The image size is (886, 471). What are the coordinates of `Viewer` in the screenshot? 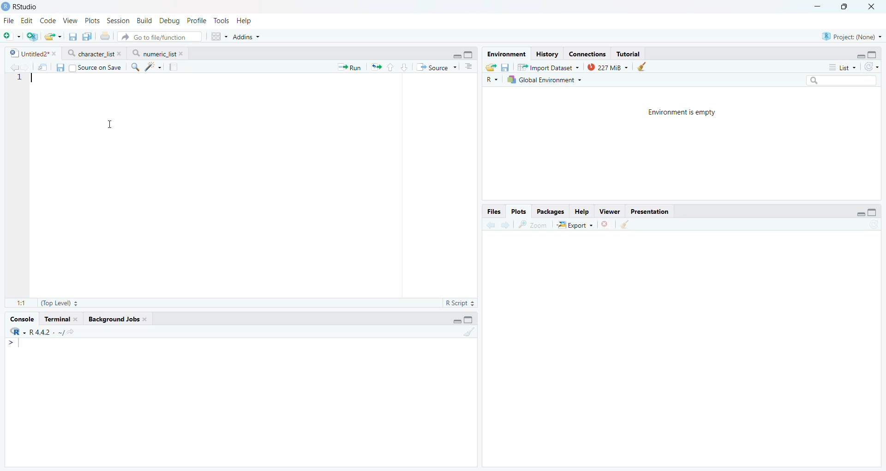 It's located at (610, 211).